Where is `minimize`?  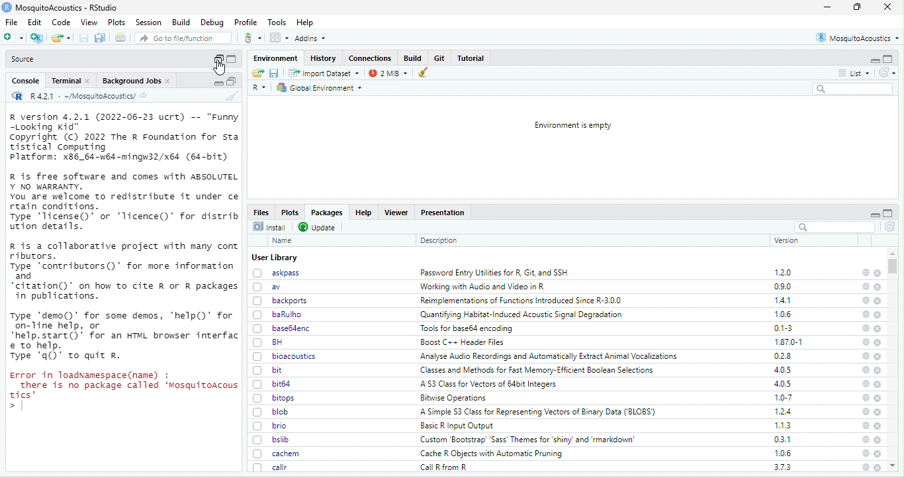 minimize is located at coordinates (827, 7).